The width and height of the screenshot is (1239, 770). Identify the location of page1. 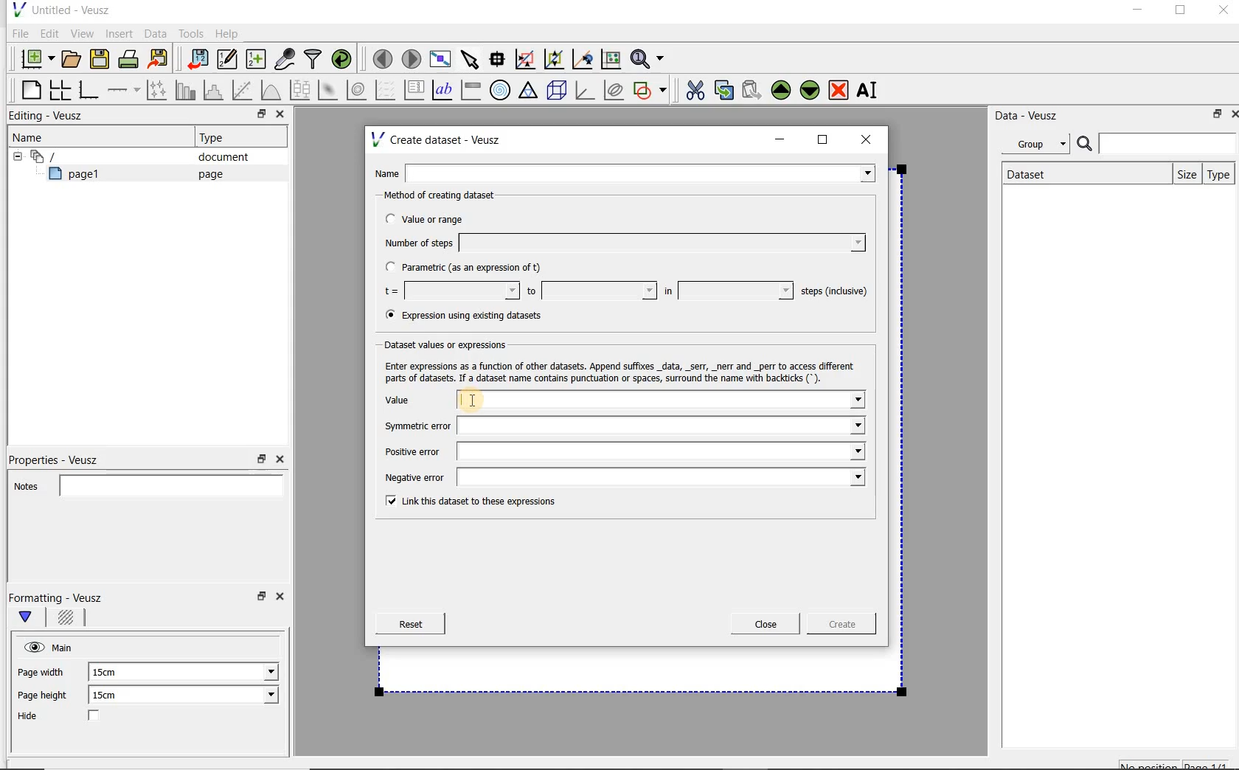
(80, 176).